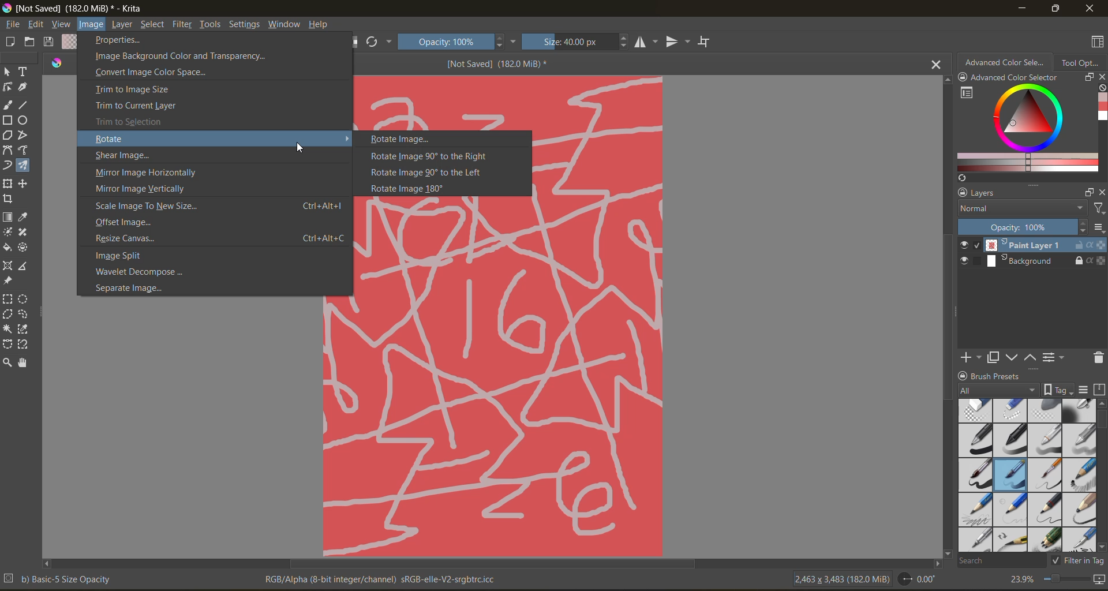 The width and height of the screenshot is (1108, 591). I want to click on minimize, so click(1022, 8).